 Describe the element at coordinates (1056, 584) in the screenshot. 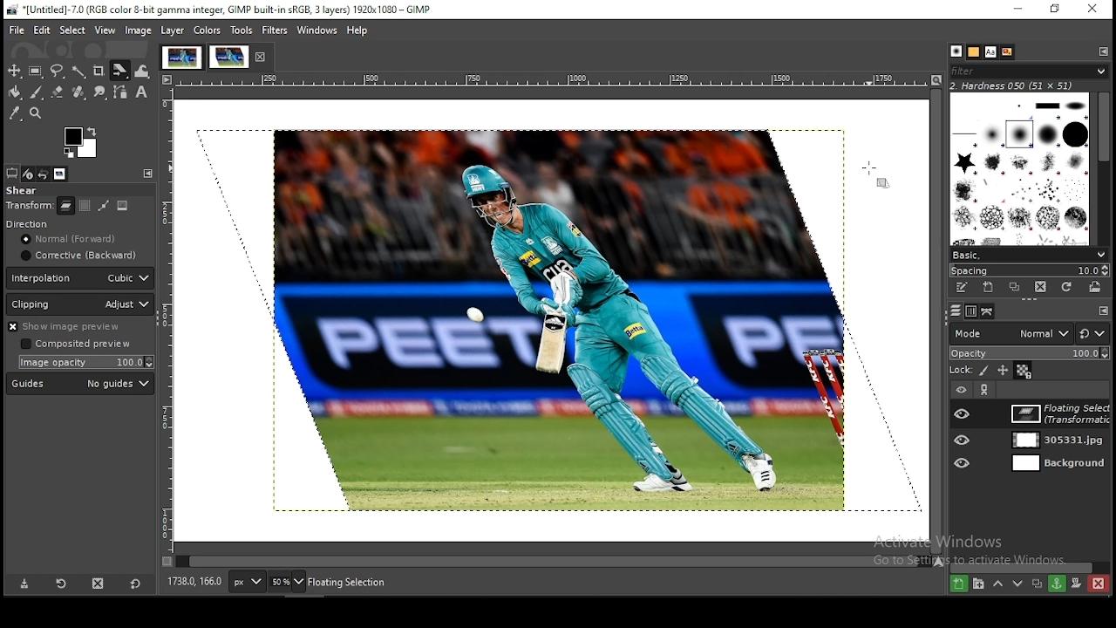

I see `merge layers` at that location.